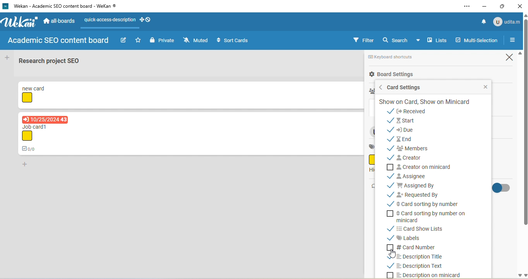  Describe the element at coordinates (412, 130) in the screenshot. I see `due` at that location.